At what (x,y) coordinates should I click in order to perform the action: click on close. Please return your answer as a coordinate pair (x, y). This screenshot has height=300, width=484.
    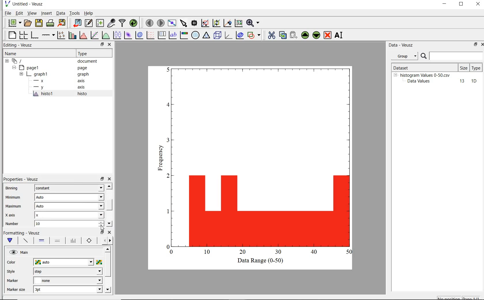
    Looking at the image, I should click on (110, 45).